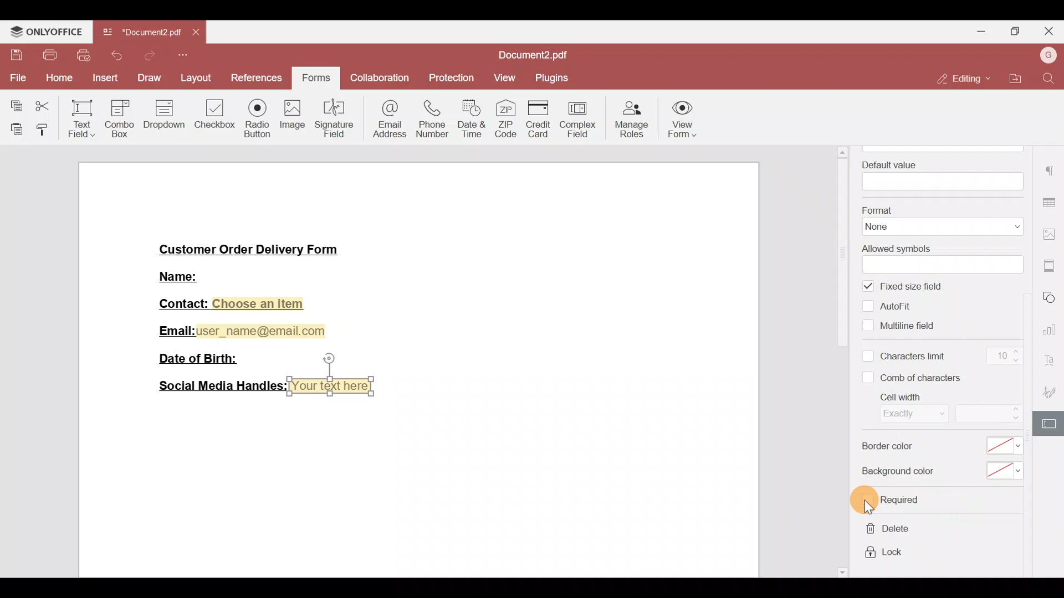 The height and width of the screenshot is (598, 1064). What do you see at coordinates (1051, 262) in the screenshot?
I see `More settings` at bounding box center [1051, 262].